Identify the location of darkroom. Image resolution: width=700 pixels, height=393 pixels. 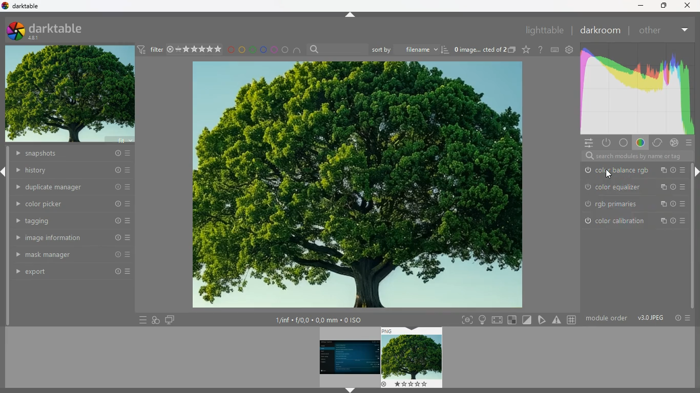
(600, 30).